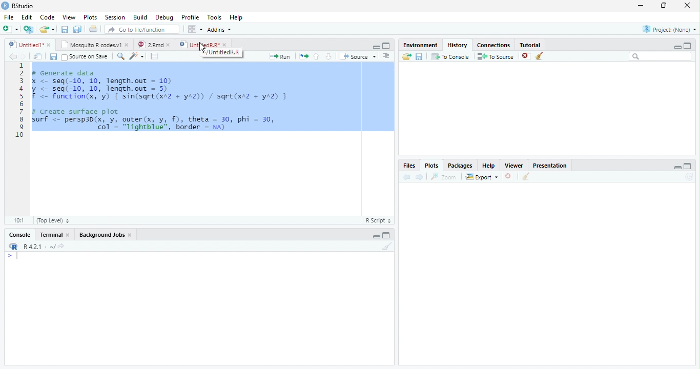  I want to click on To Source, so click(495, 56).